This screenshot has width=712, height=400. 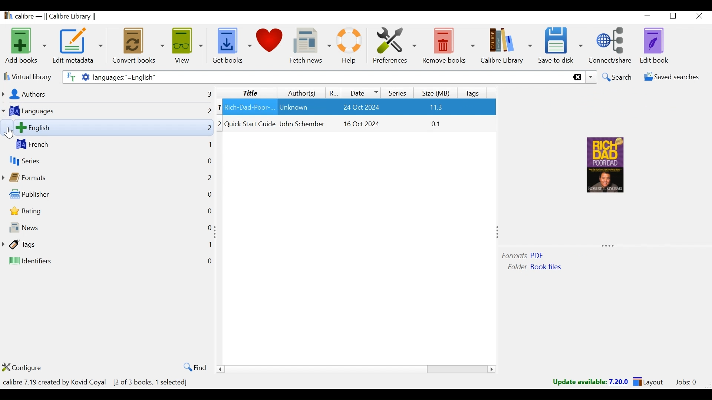 What do you see at coordinates (648, 382) in the screenshot?
I see `Layout` at bounding box center [648, 382].